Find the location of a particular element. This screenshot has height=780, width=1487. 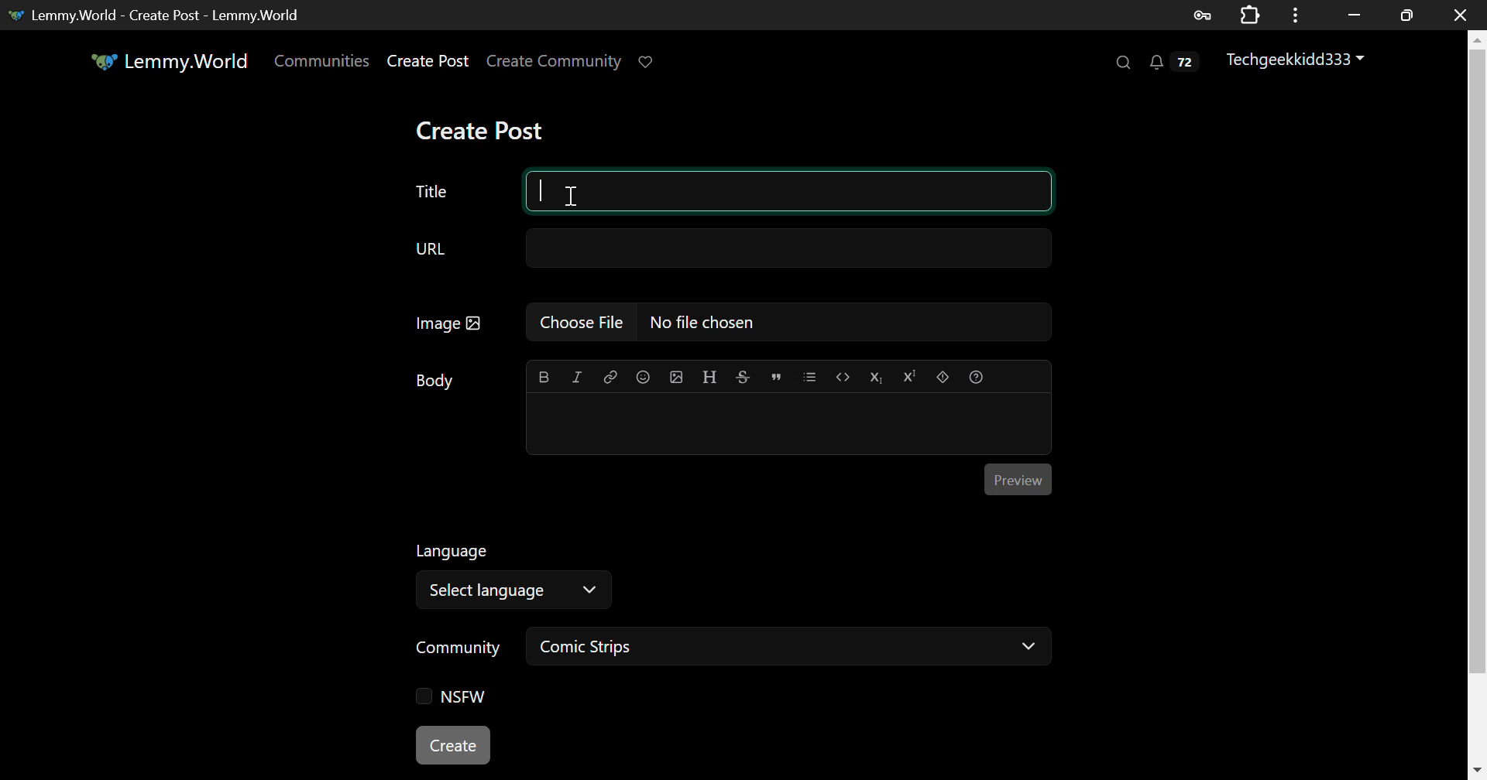

Create Community Link is located at coordinates (557, 63).